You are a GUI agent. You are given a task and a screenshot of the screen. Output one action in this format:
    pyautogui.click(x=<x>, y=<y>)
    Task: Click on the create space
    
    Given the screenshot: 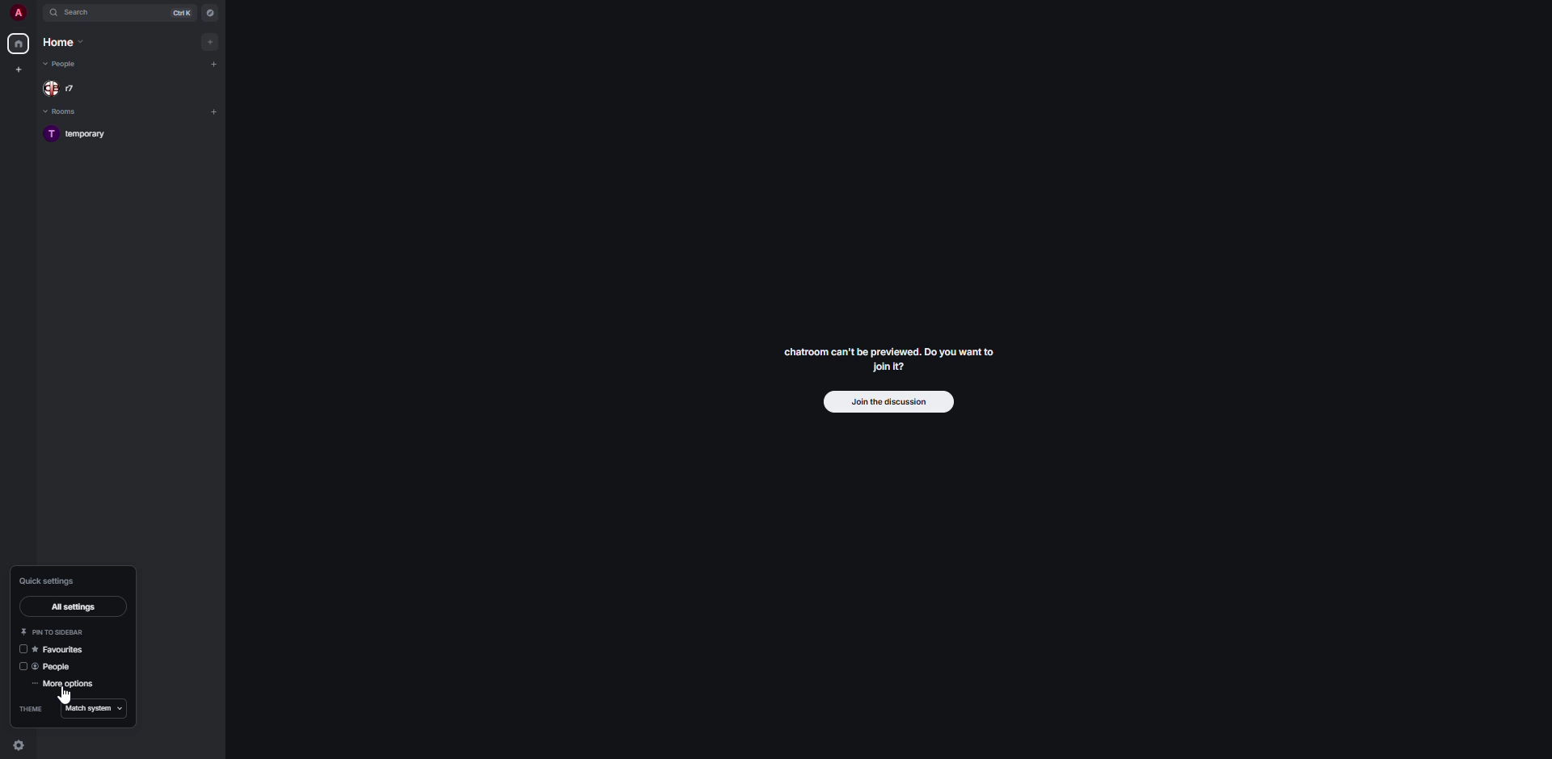 What is the action you would take?
    pyautogui.click(x=18, y=69)
    